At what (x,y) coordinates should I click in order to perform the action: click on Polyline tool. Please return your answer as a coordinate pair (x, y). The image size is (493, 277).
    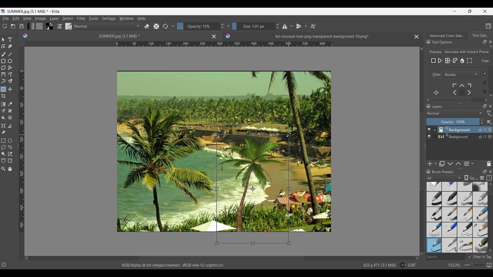
    Looking at the image, I should click on (10, 67).